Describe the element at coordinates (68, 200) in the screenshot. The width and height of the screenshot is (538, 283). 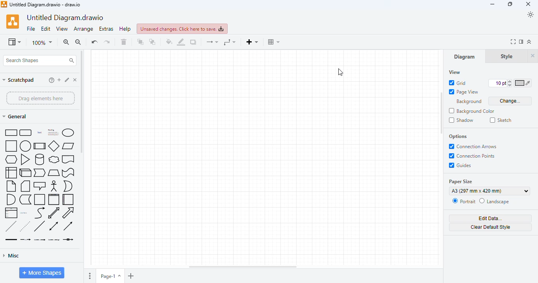
I see `horizontal container` at that location.